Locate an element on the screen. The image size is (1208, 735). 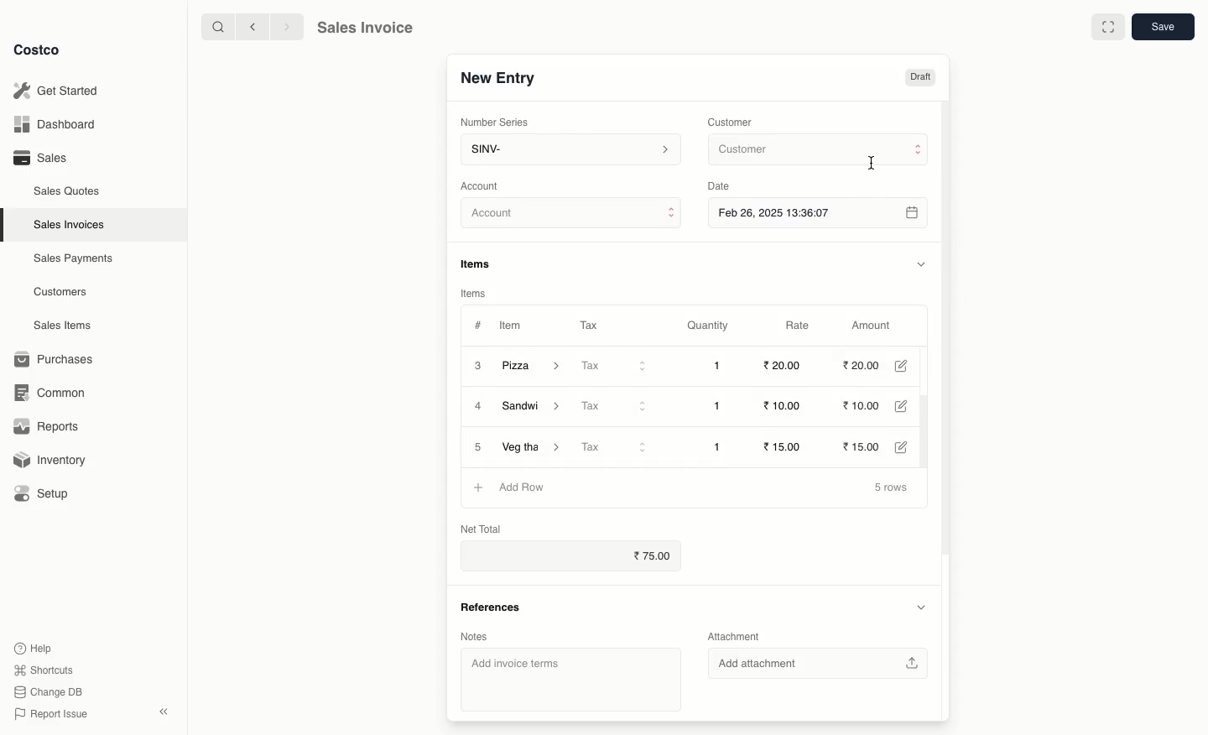
Back is located at coordinates (251, 27).